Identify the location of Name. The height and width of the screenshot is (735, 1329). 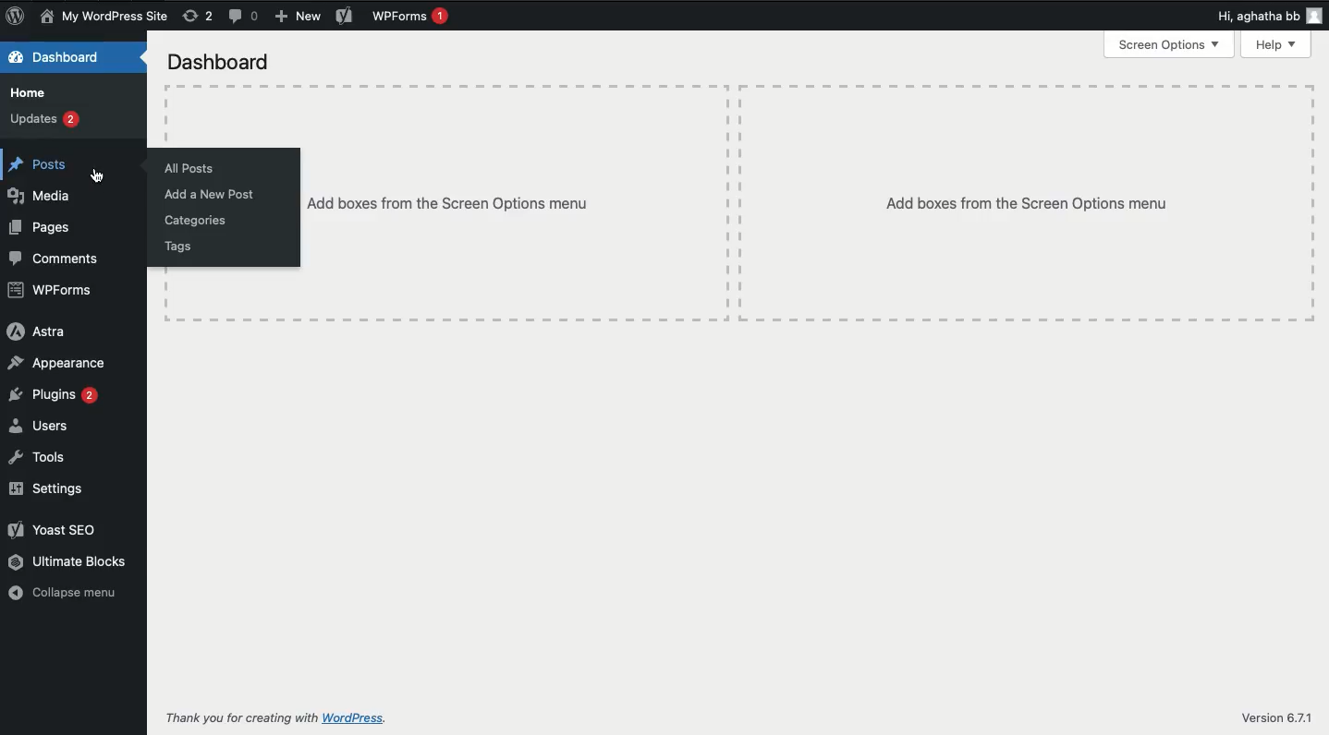
(104, 17).